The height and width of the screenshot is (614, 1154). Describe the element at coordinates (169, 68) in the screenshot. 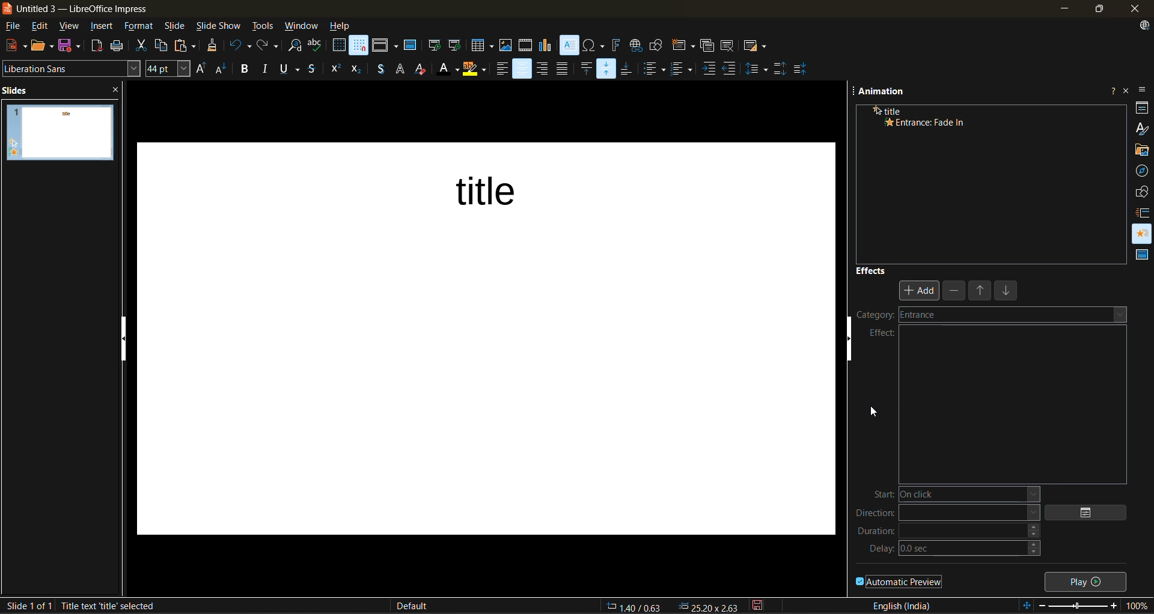

I see `font size` at that location.